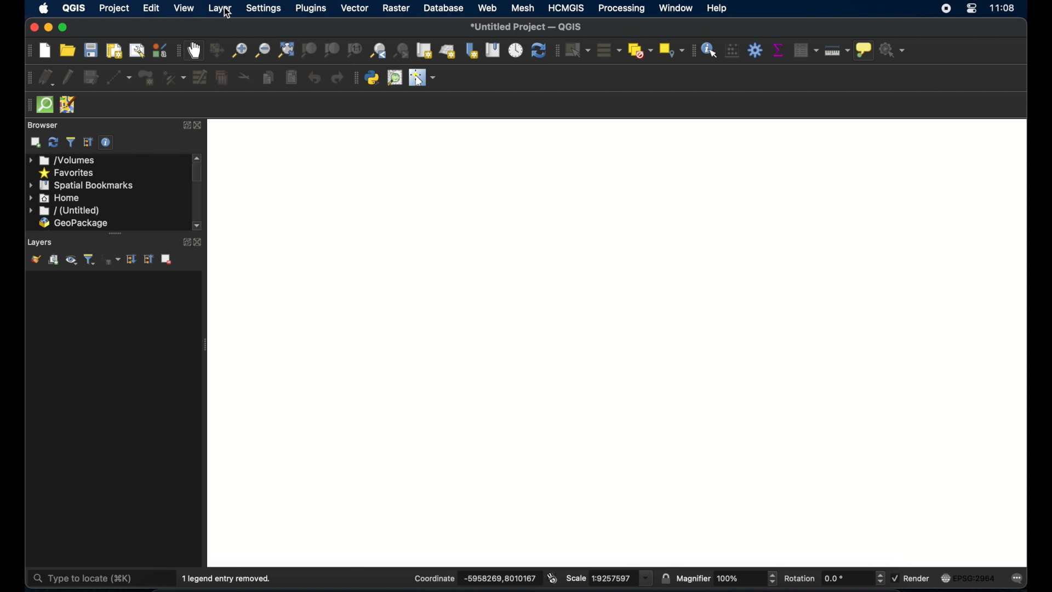 This screenshot has height=592, width=1052. Describe the element at coordinates (63, 211) in the screenshot. I see `untitled` at that location.